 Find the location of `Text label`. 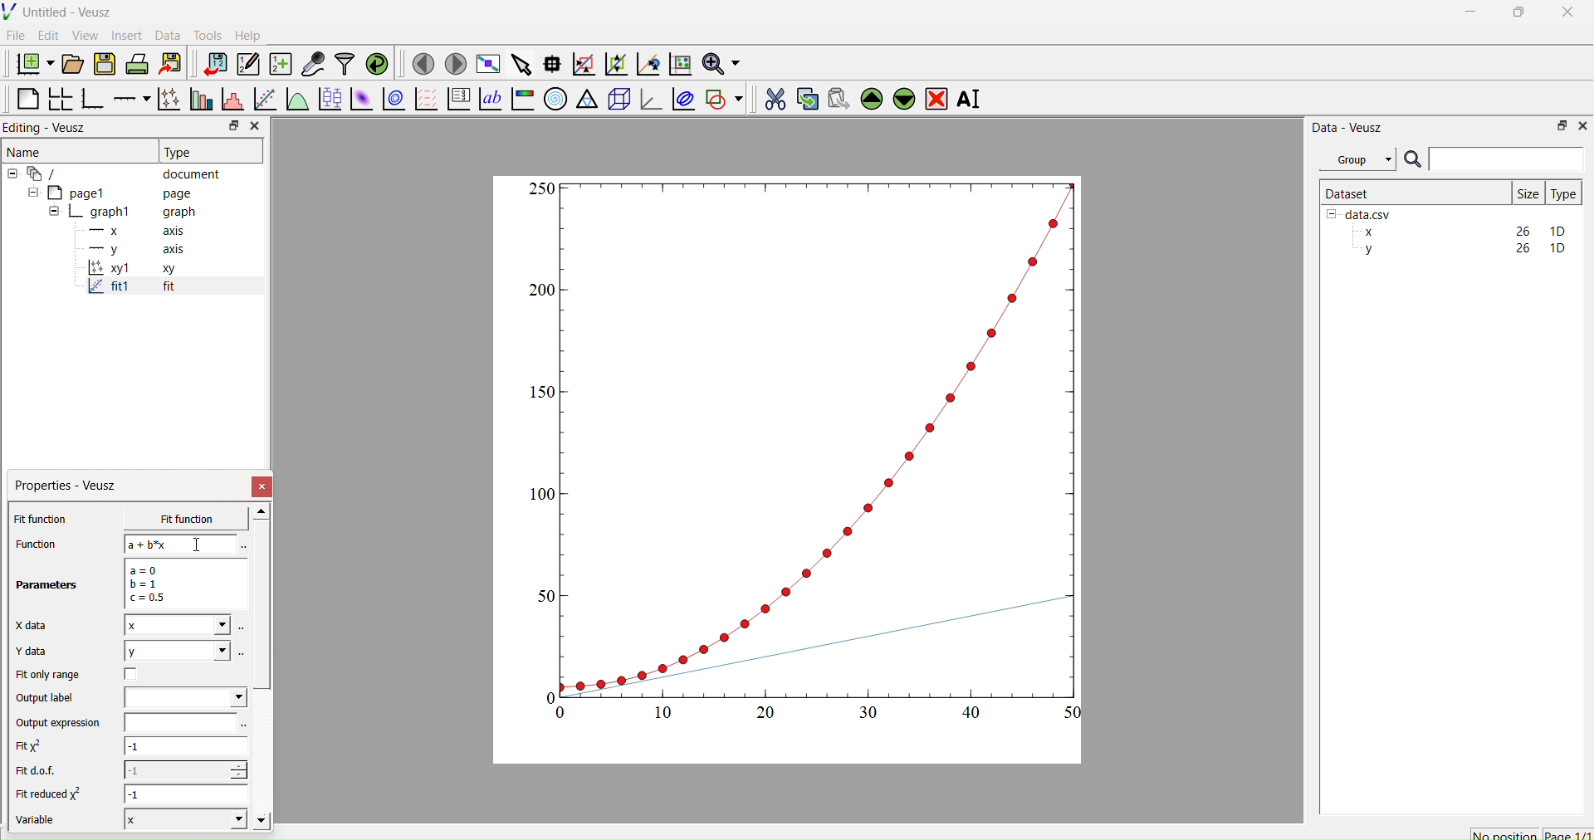

Text label is located at coordinates (489, 99).